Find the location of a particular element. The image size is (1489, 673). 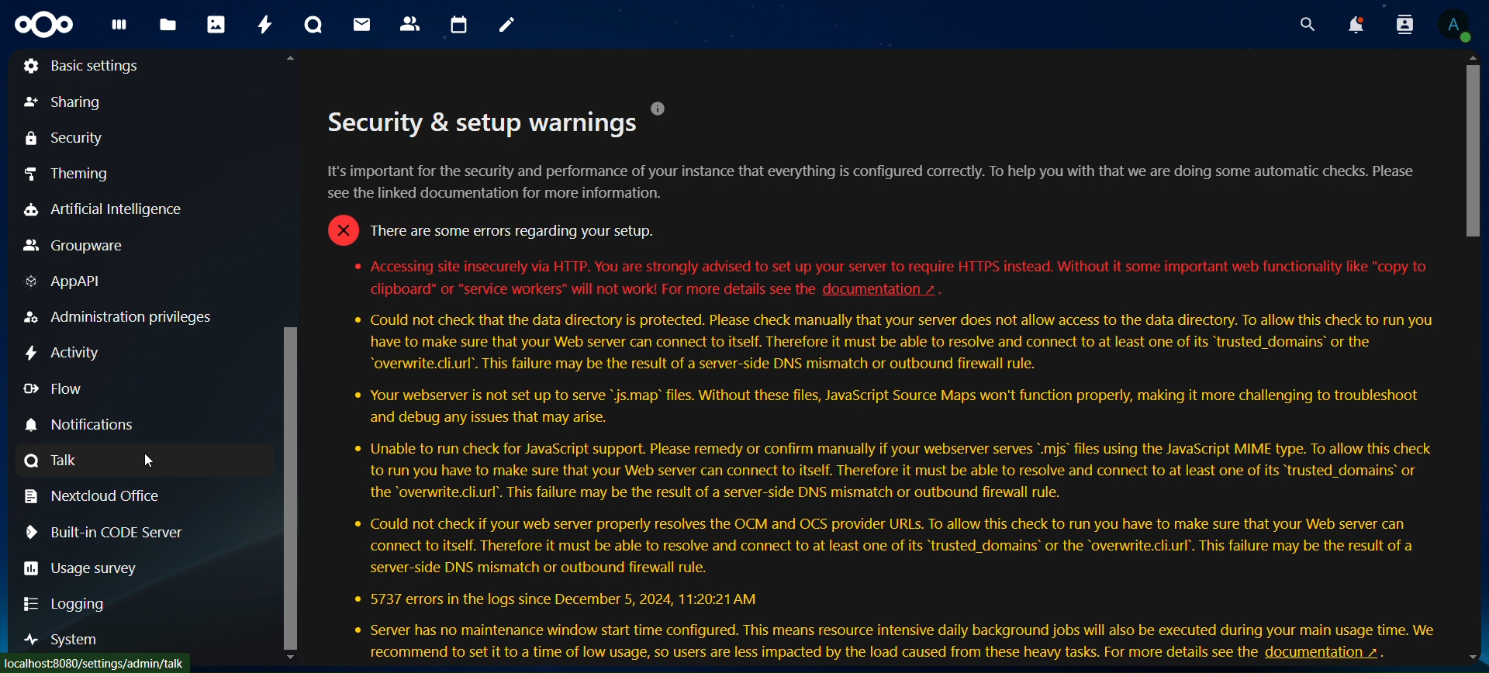

url is located at coordinates (97, 664).